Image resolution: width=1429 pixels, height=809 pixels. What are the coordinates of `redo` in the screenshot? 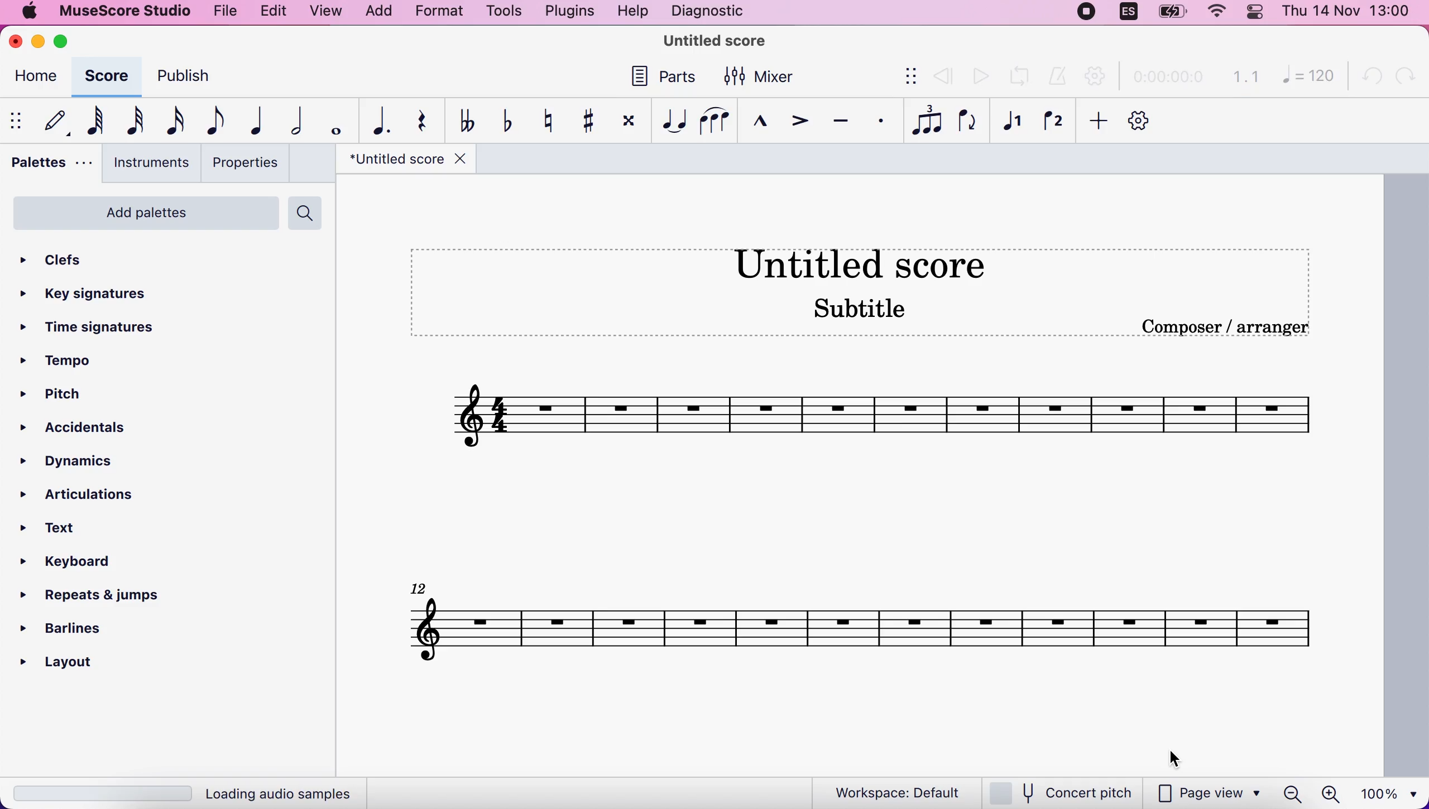 It's located at (1406, 75).